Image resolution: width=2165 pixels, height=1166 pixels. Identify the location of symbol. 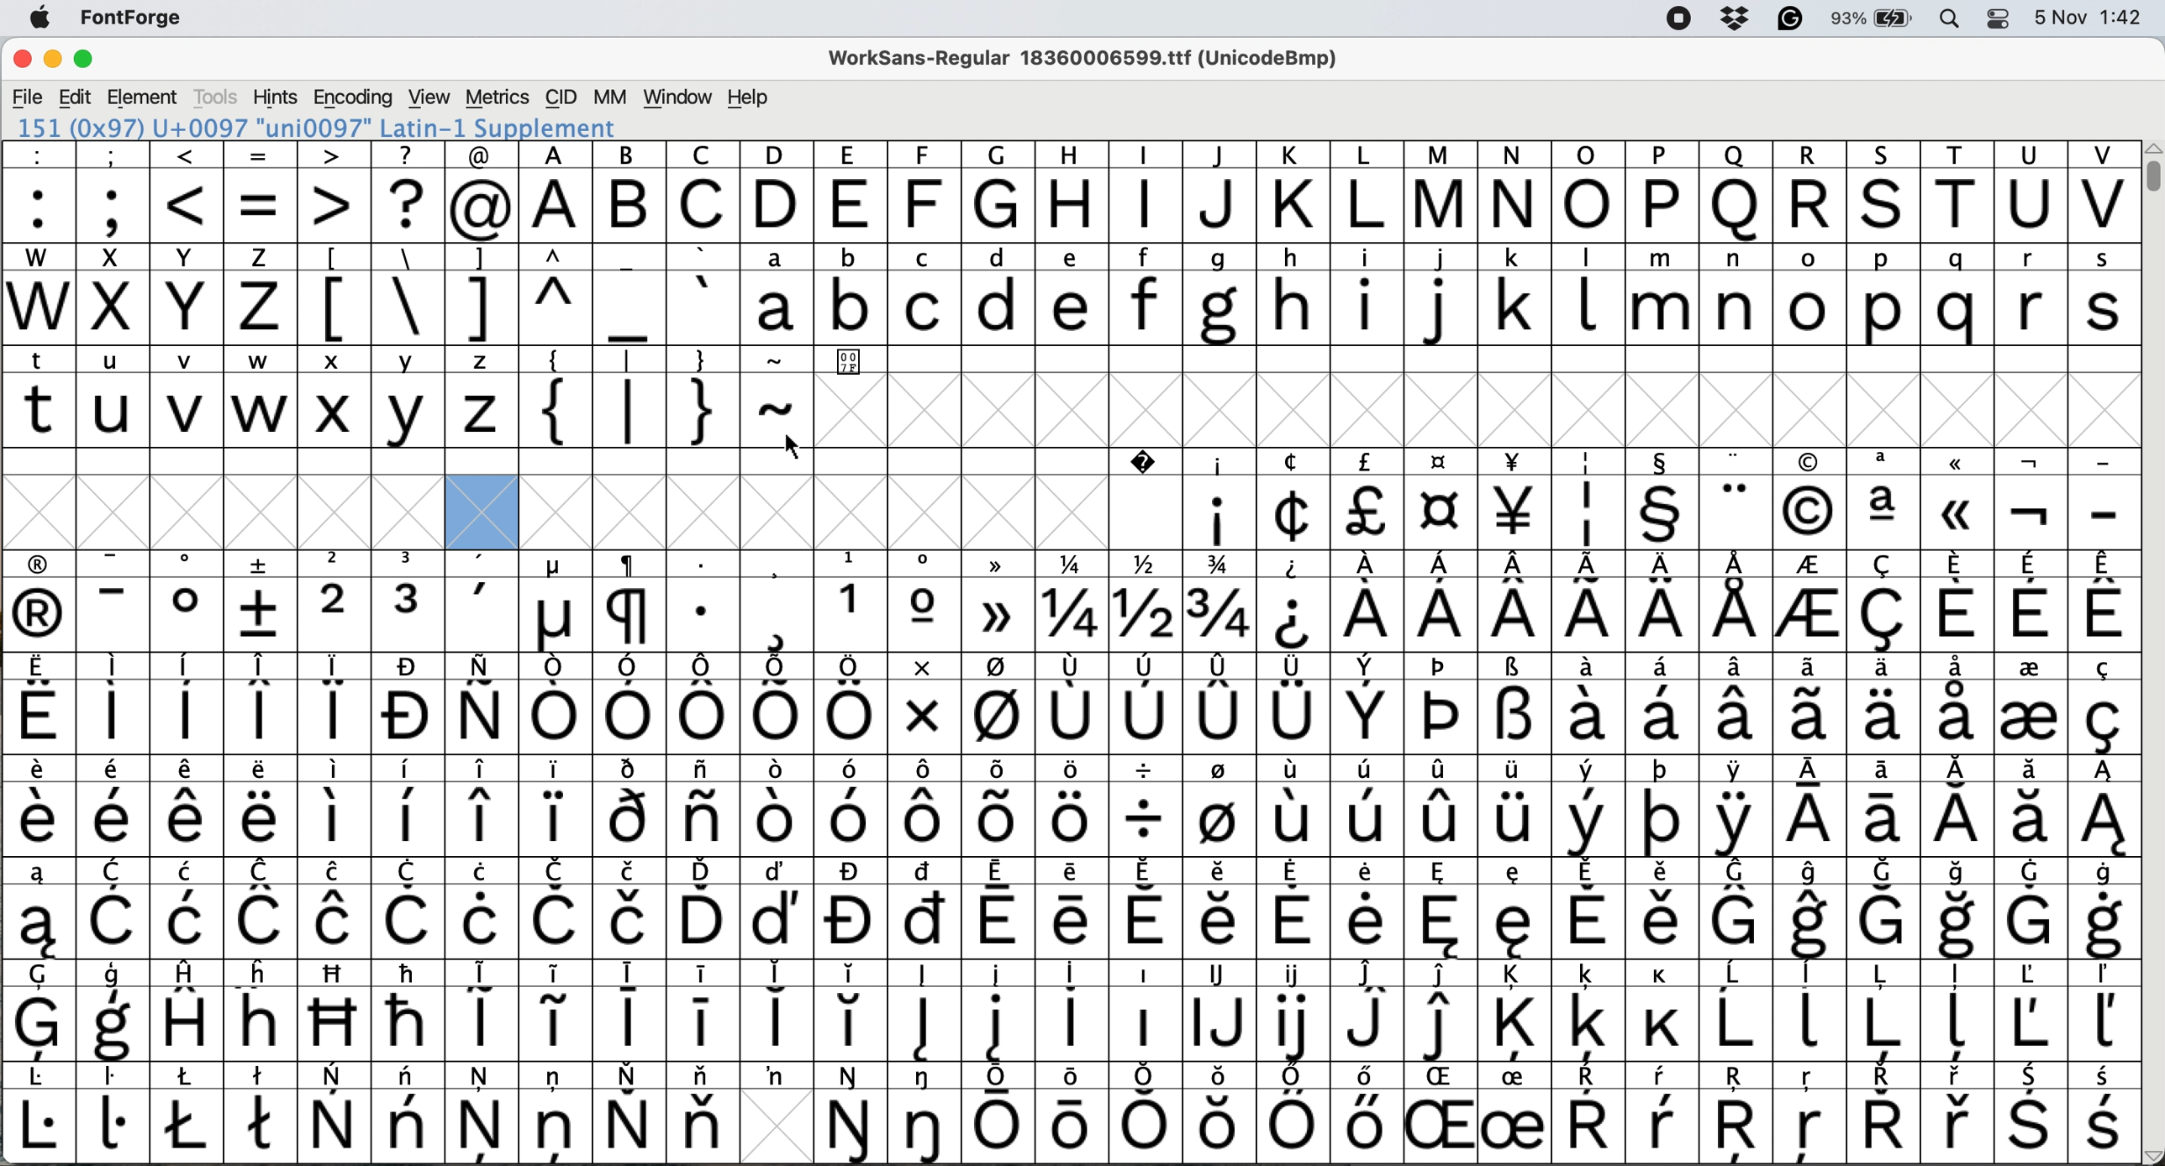
(1369, 1009).